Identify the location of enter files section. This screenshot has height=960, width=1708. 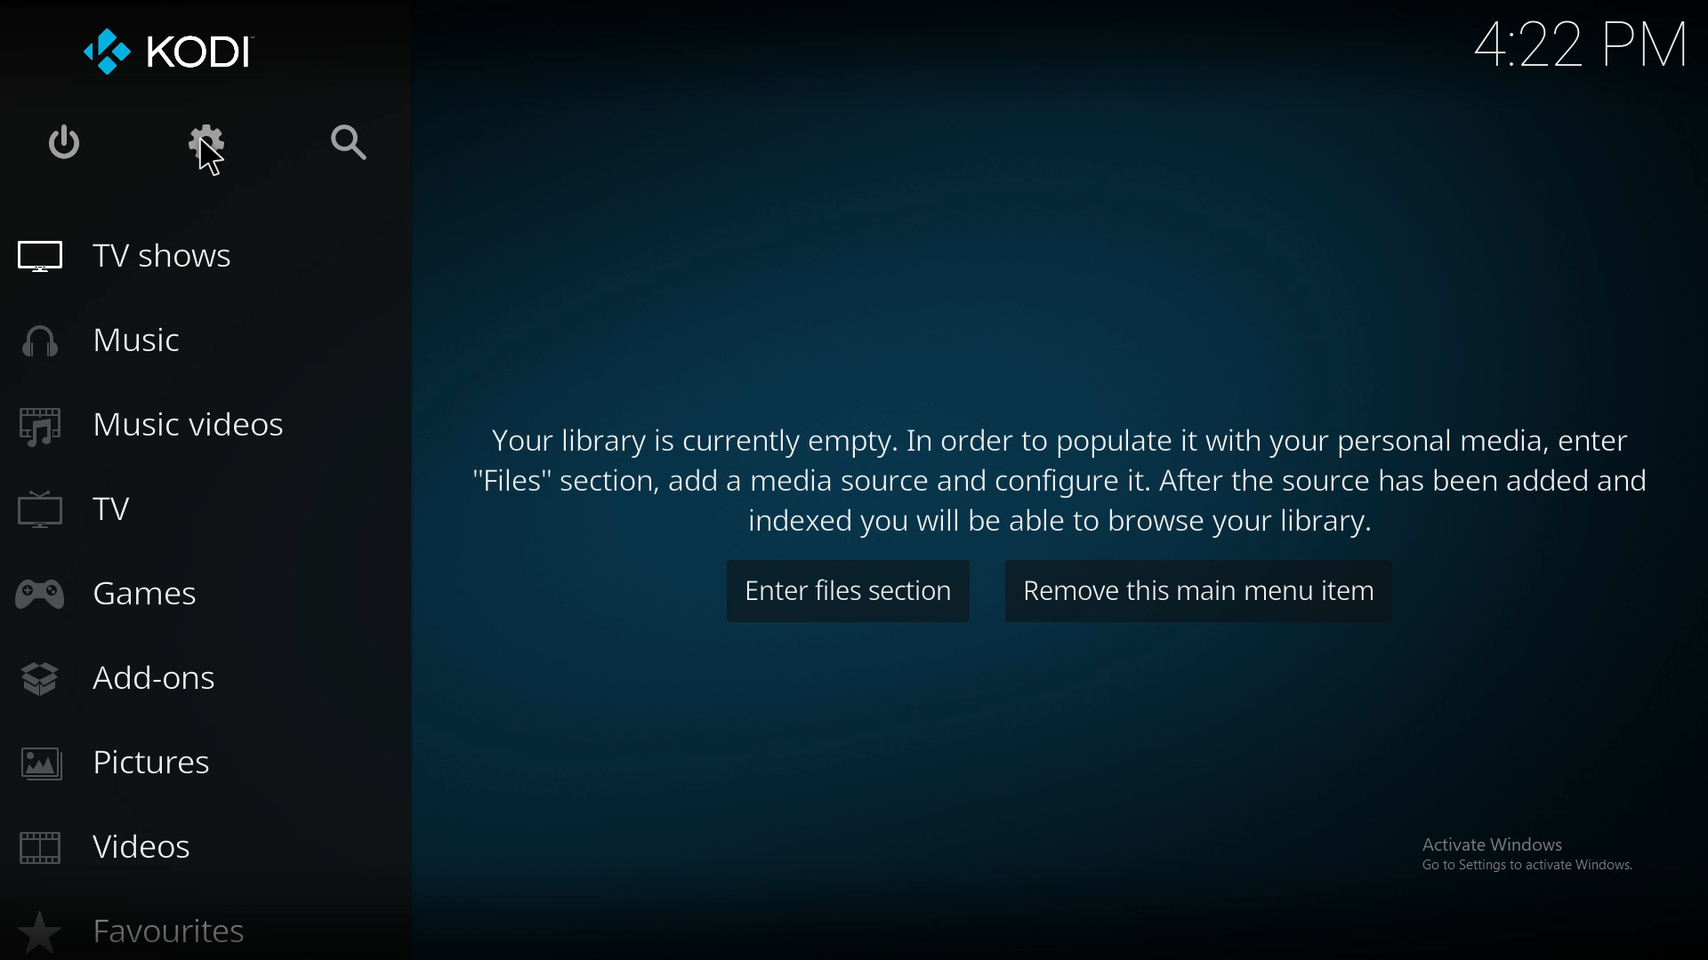
(847, 593).